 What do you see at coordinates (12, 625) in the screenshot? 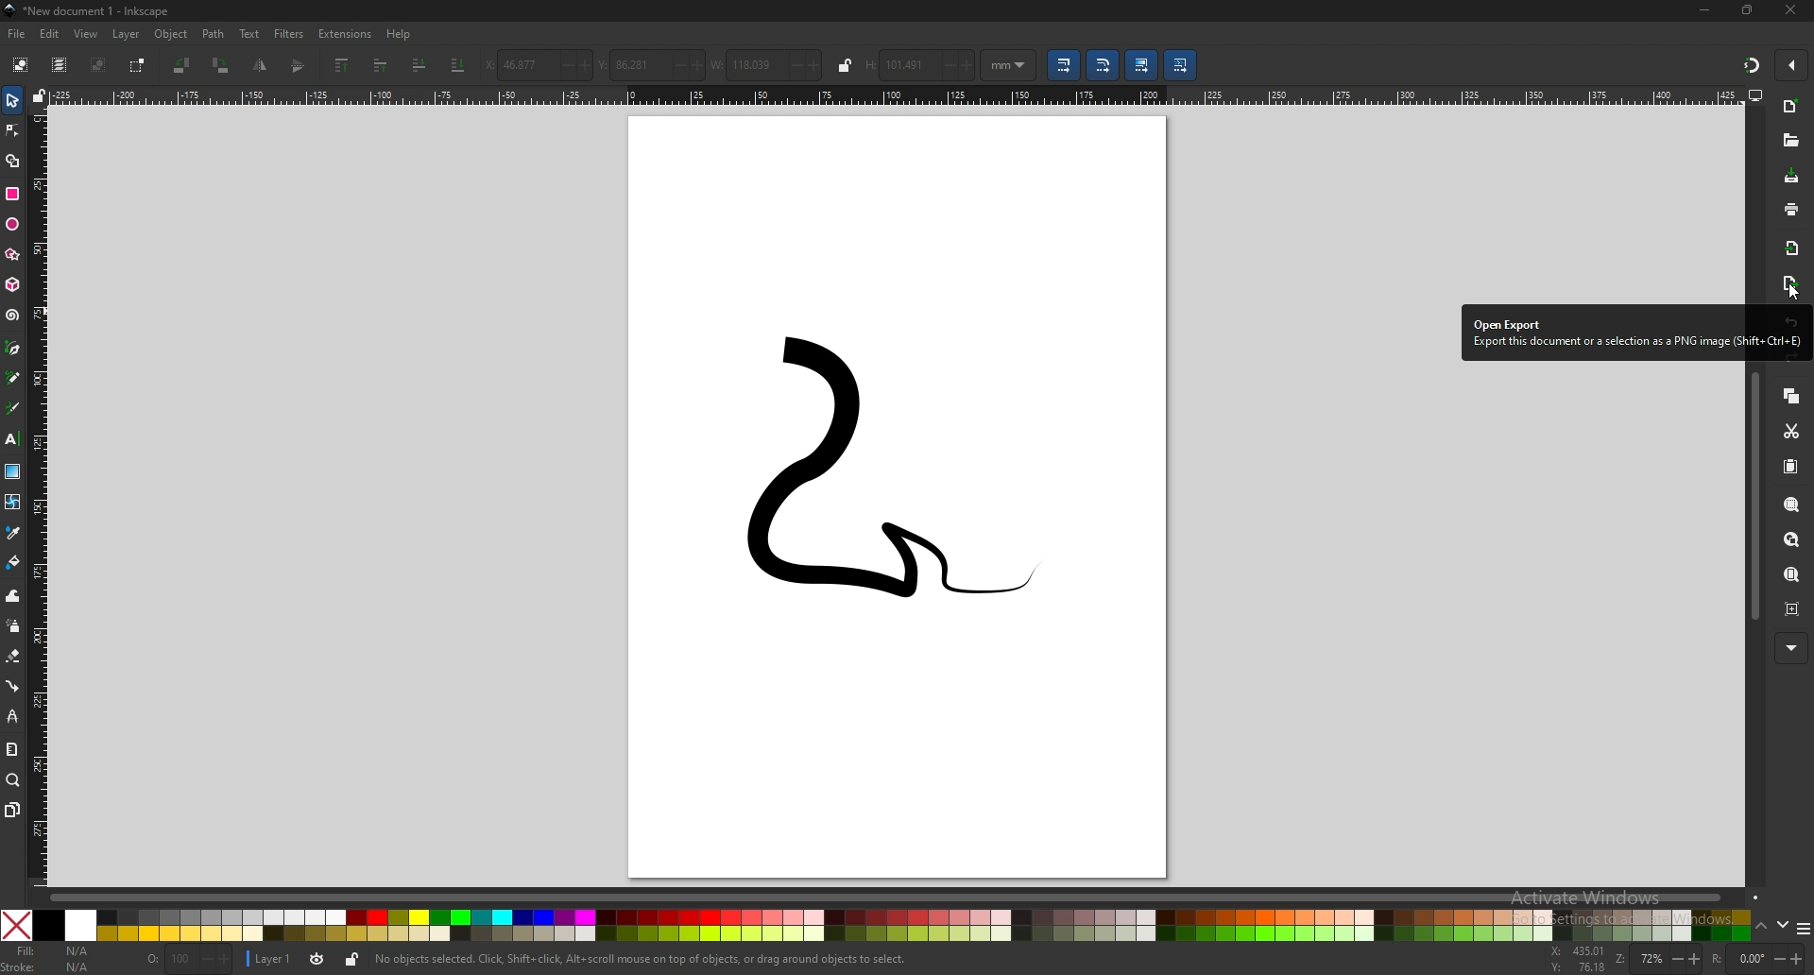
I see `spray` at bounding box center [12, 625].